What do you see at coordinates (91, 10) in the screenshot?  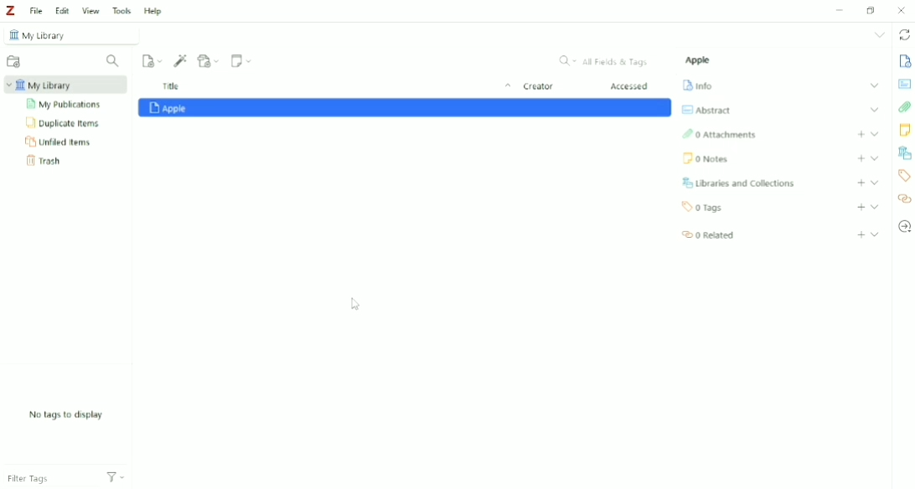 I see `View` at bounding box center [91, 10].